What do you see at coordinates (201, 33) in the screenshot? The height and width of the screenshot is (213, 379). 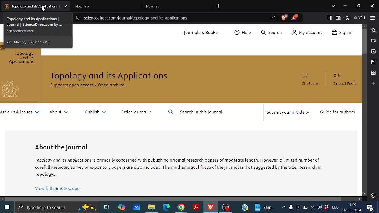 I see `Journals & Books` at bounding box center [201, 33].